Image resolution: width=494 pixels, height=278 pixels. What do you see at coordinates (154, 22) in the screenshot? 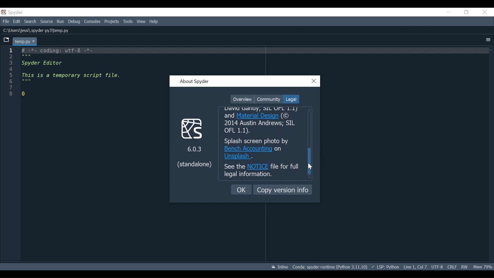
I see `Help` at bounding box center [154, 22].